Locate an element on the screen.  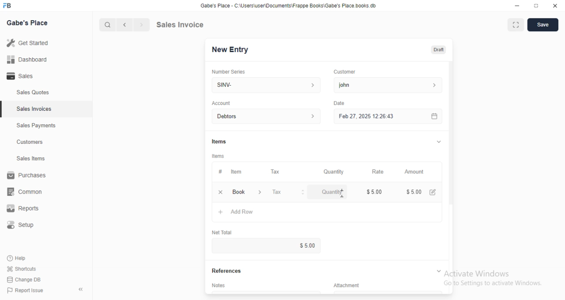
Customers is located at coordinates (30, 142).